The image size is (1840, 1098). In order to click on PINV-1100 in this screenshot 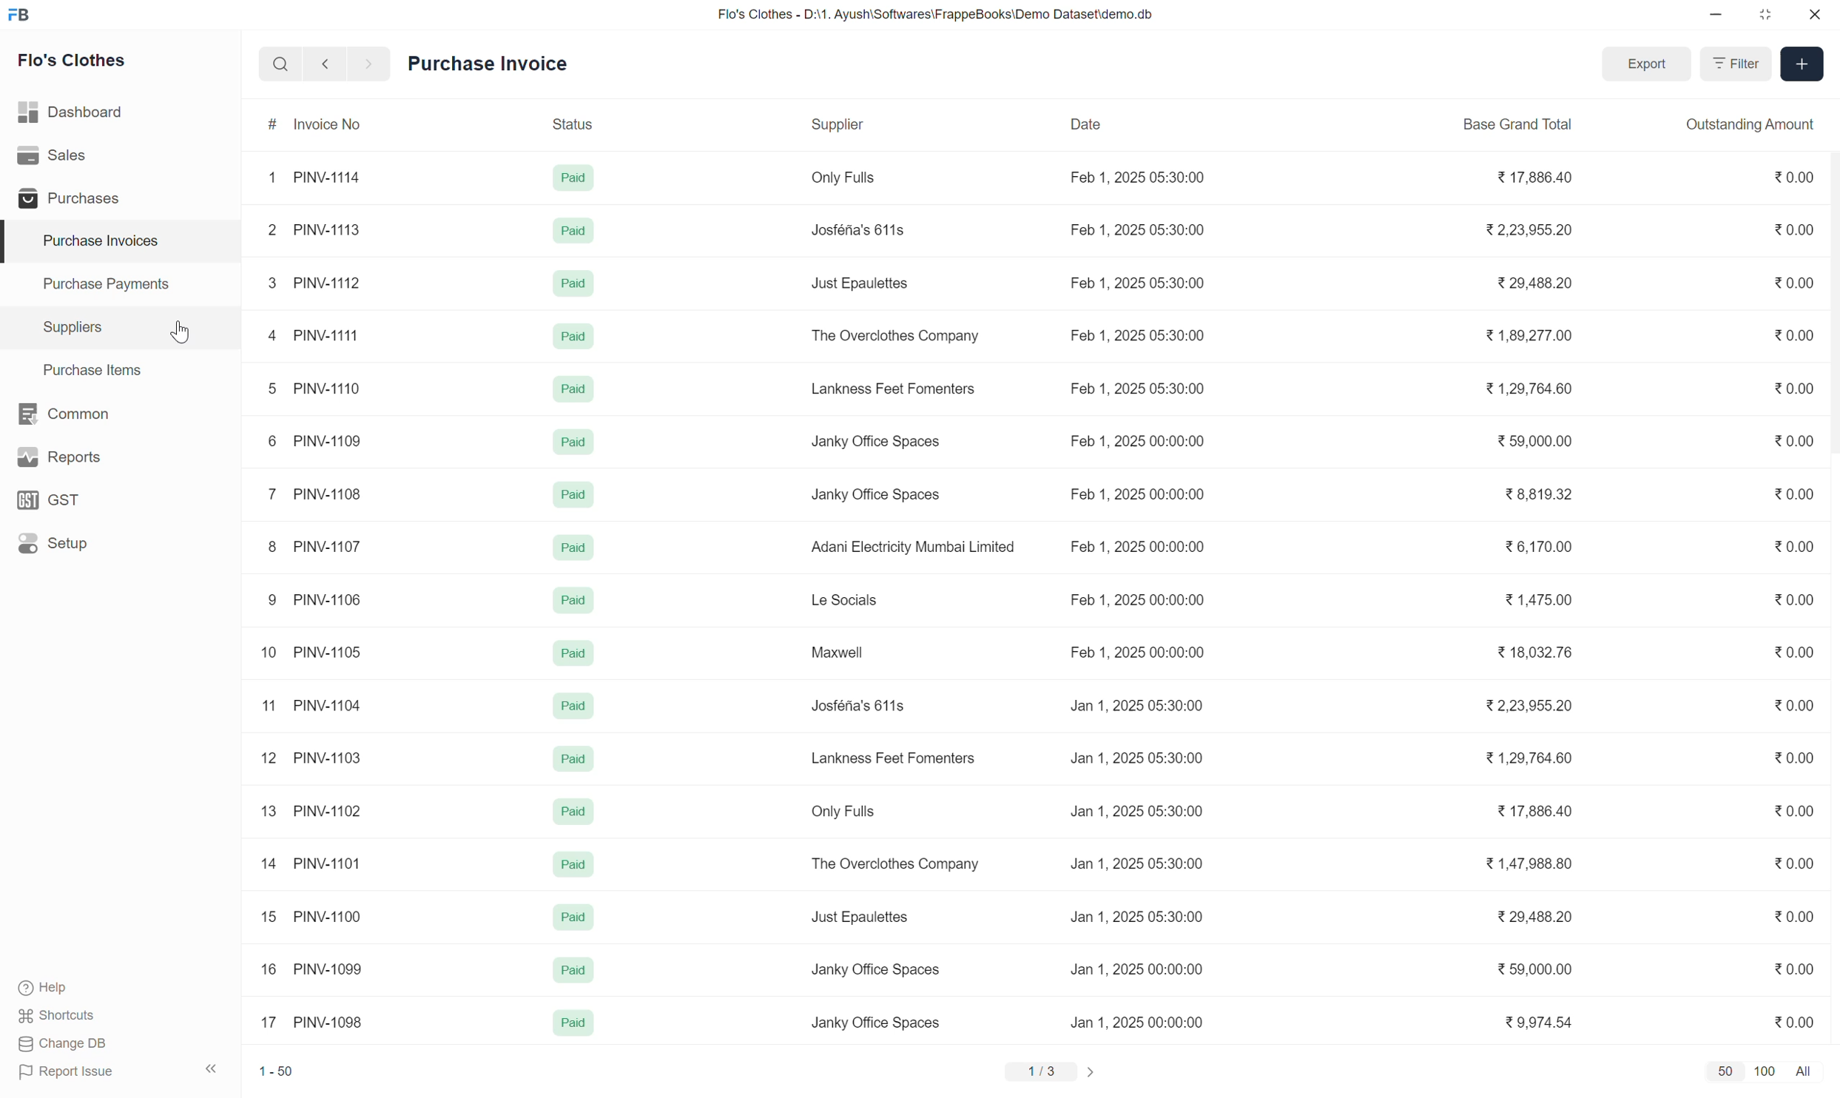, I will do `click(329, 917)`.